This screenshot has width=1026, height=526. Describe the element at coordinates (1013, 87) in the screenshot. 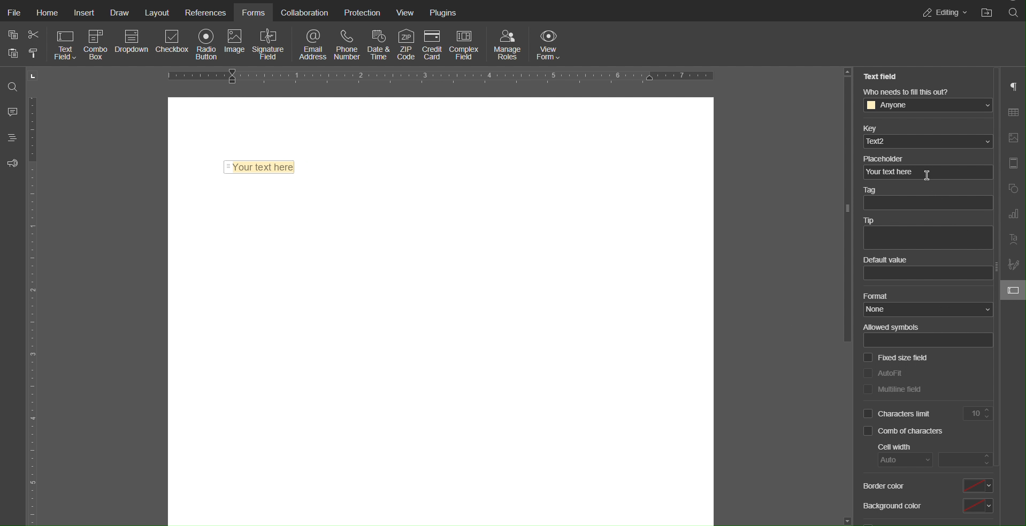

I see `Paragraph Settings` at that location.